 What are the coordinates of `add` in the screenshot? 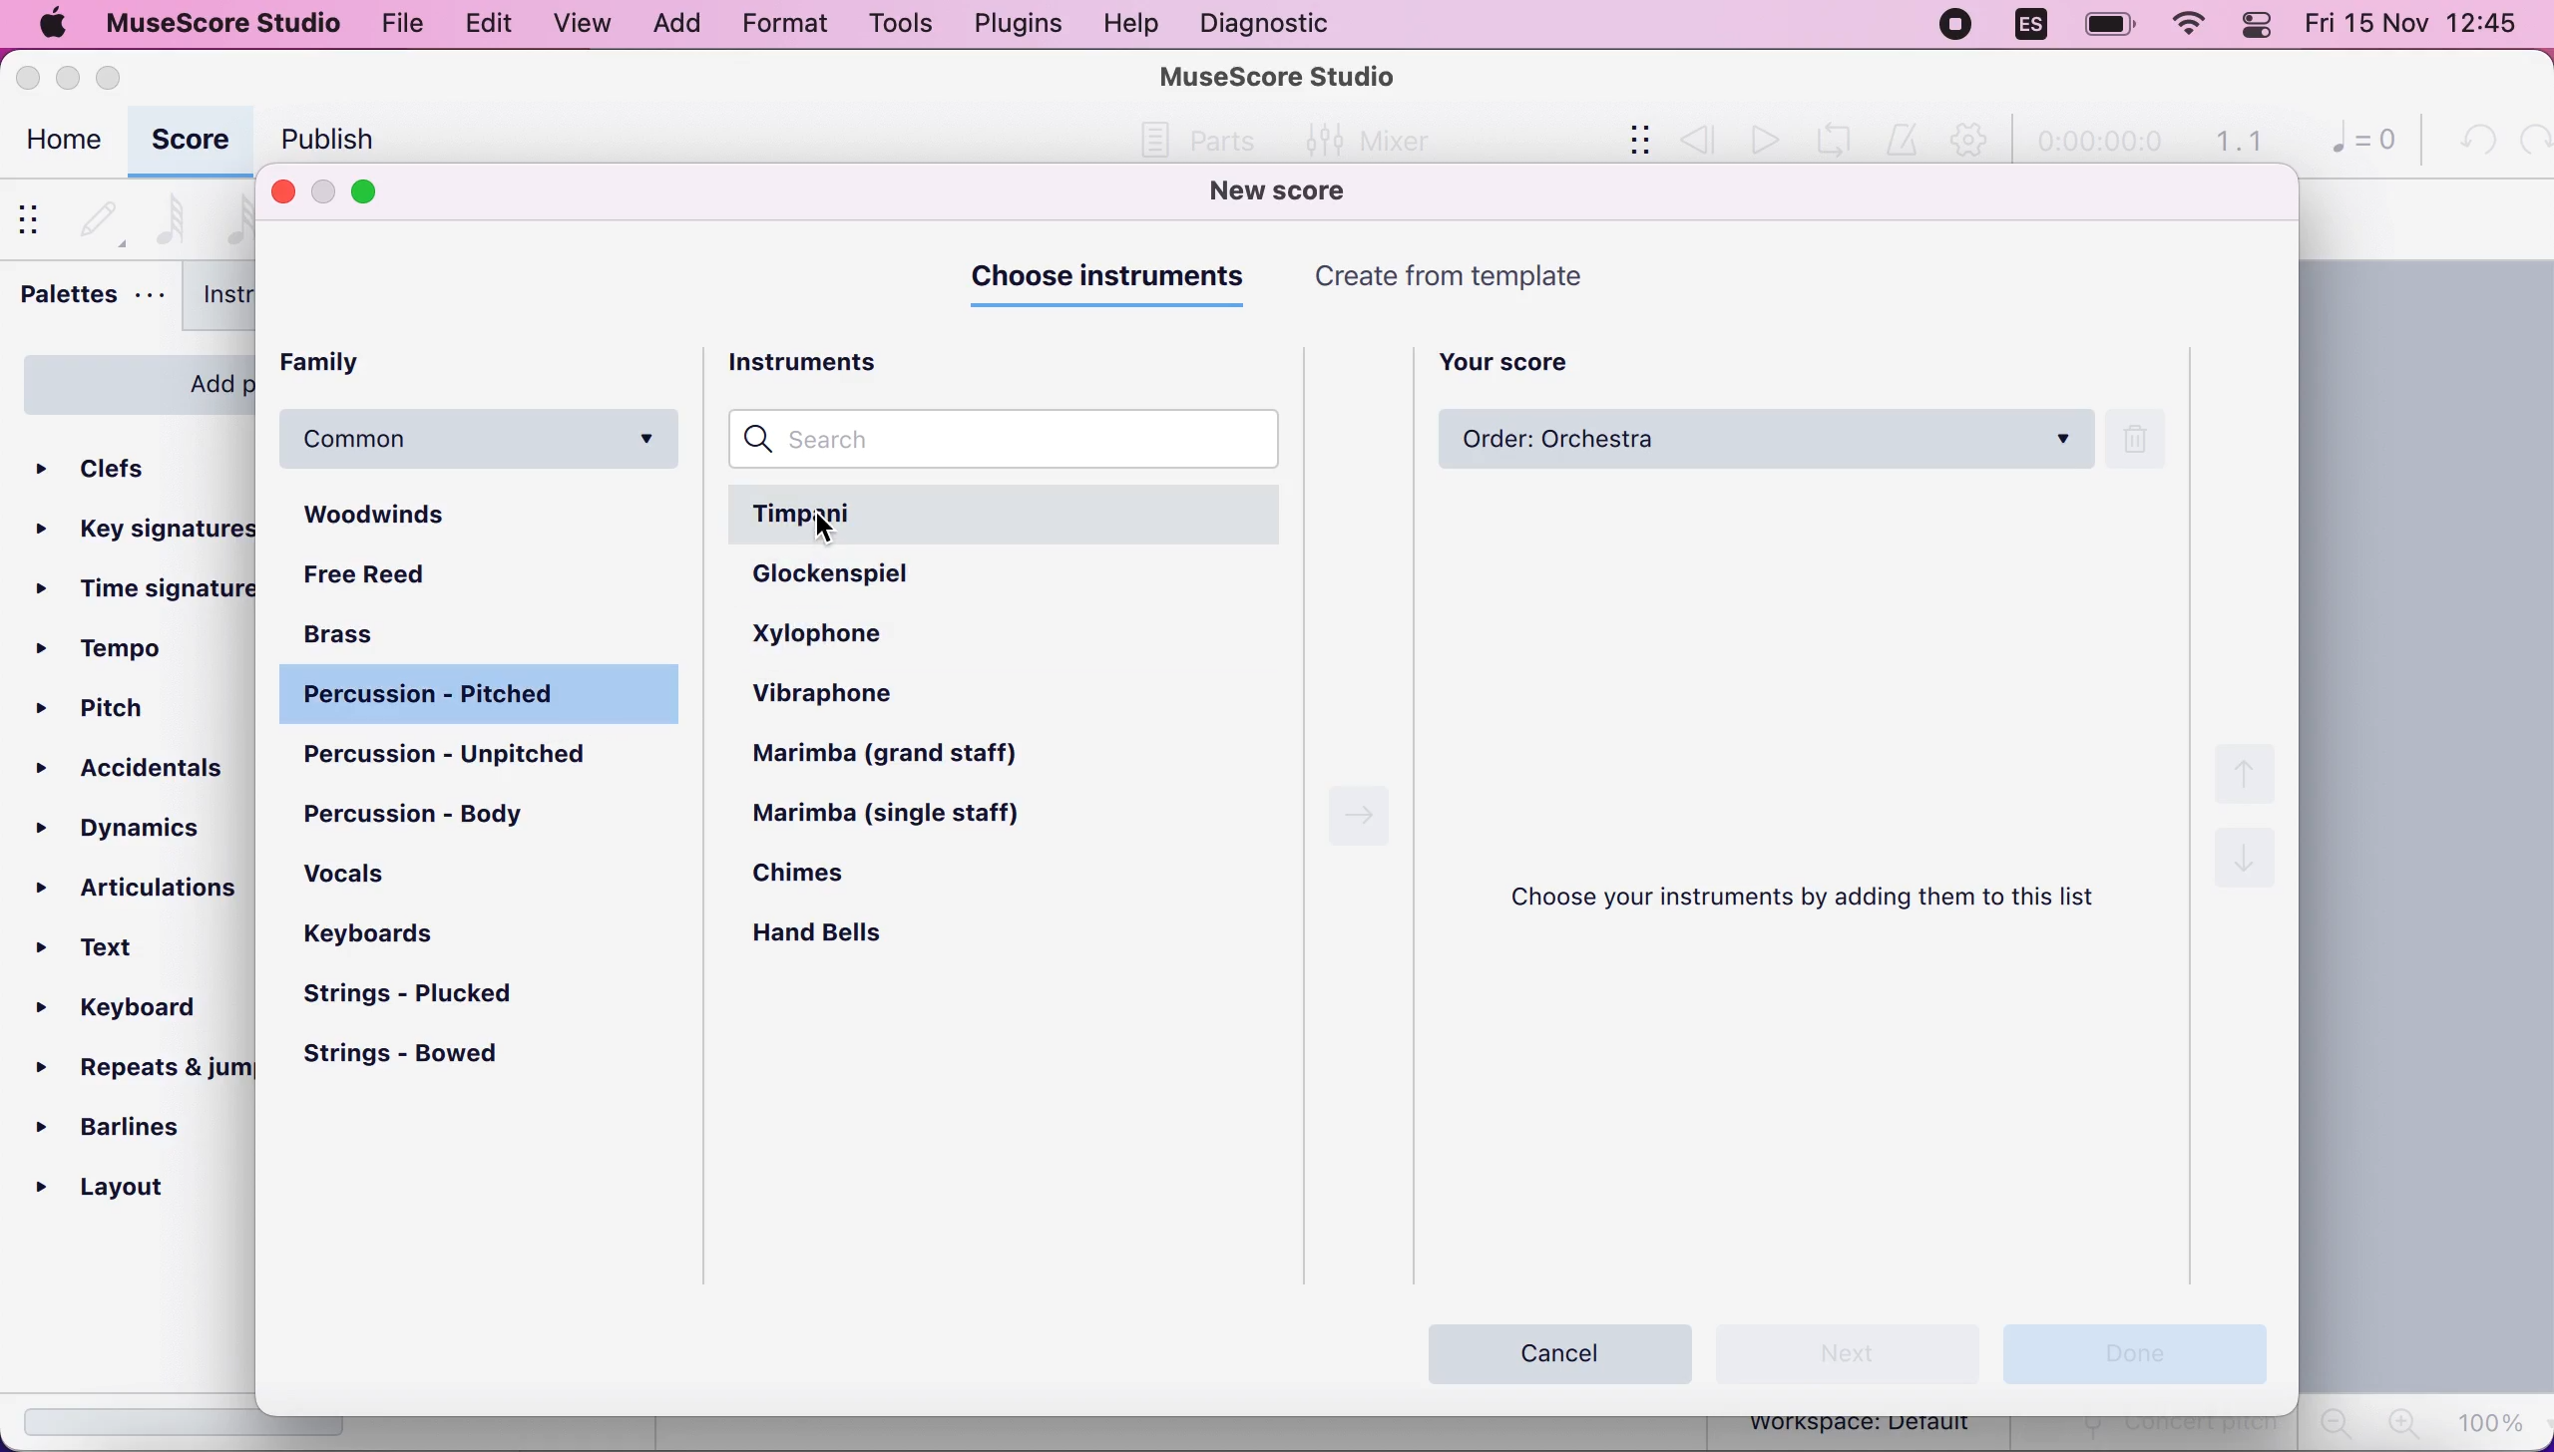 It's located at (675, 24).